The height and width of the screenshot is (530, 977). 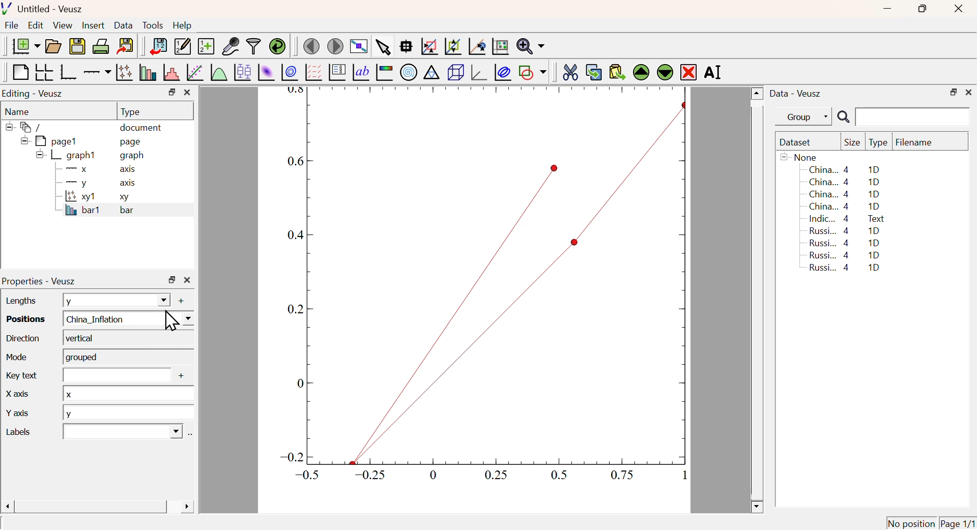 What do you see at coordinates (957, 10) in the screenshot?
I see `Close` at bounding box center [957, 10].